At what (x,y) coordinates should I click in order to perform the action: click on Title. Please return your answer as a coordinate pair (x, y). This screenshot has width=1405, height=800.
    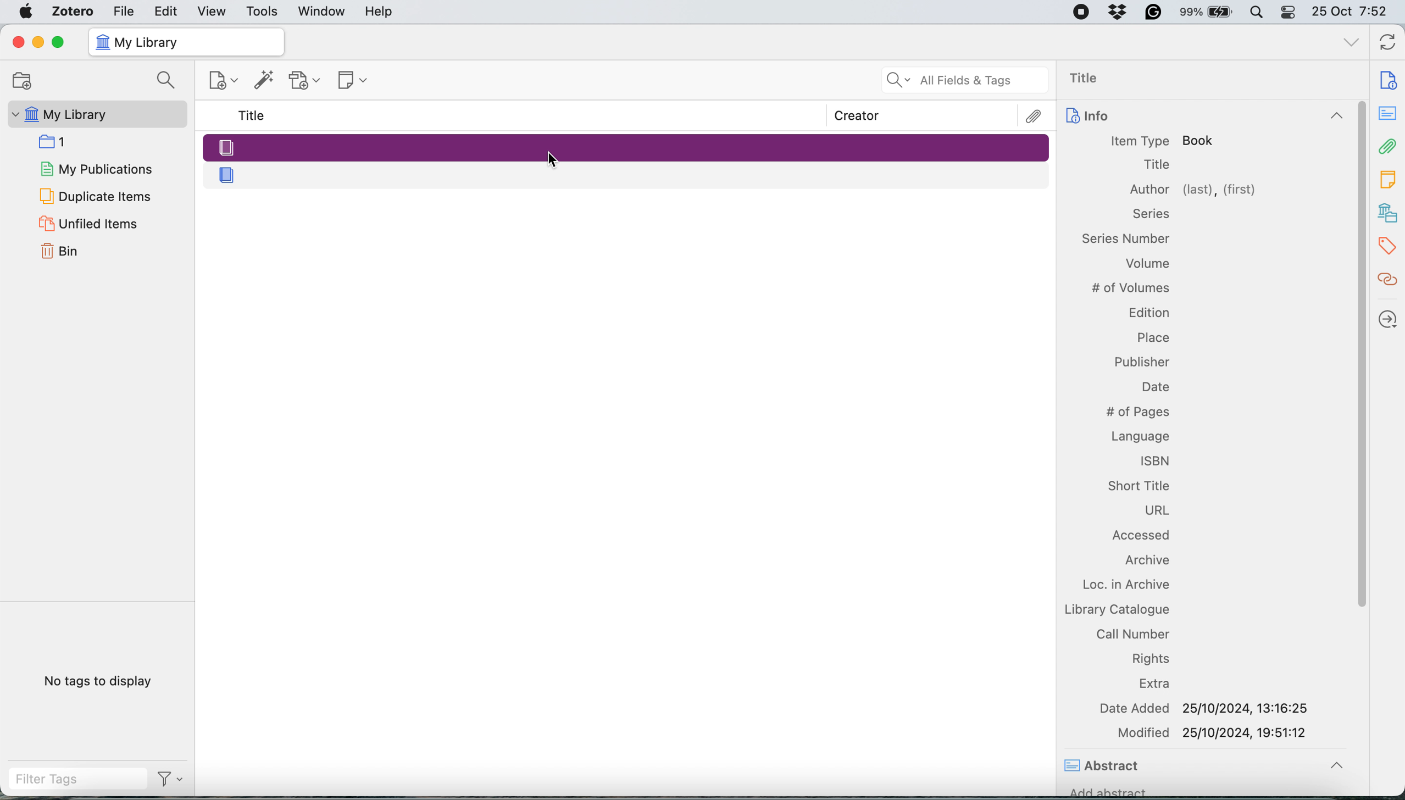
    Looking at the image, I should click on (1090, 79).